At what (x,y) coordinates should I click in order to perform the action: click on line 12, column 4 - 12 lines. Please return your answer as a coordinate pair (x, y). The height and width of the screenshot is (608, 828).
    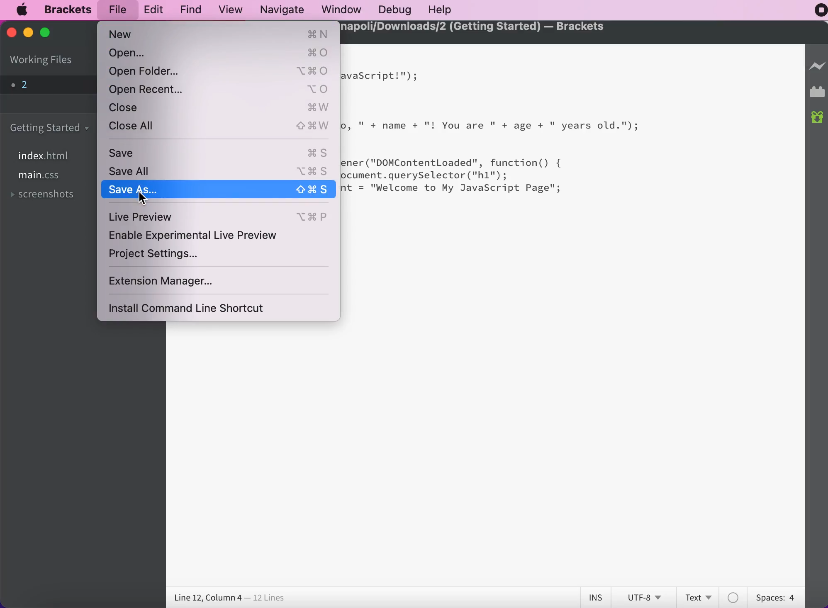
    Looking at the image, I should click on (230, 598).